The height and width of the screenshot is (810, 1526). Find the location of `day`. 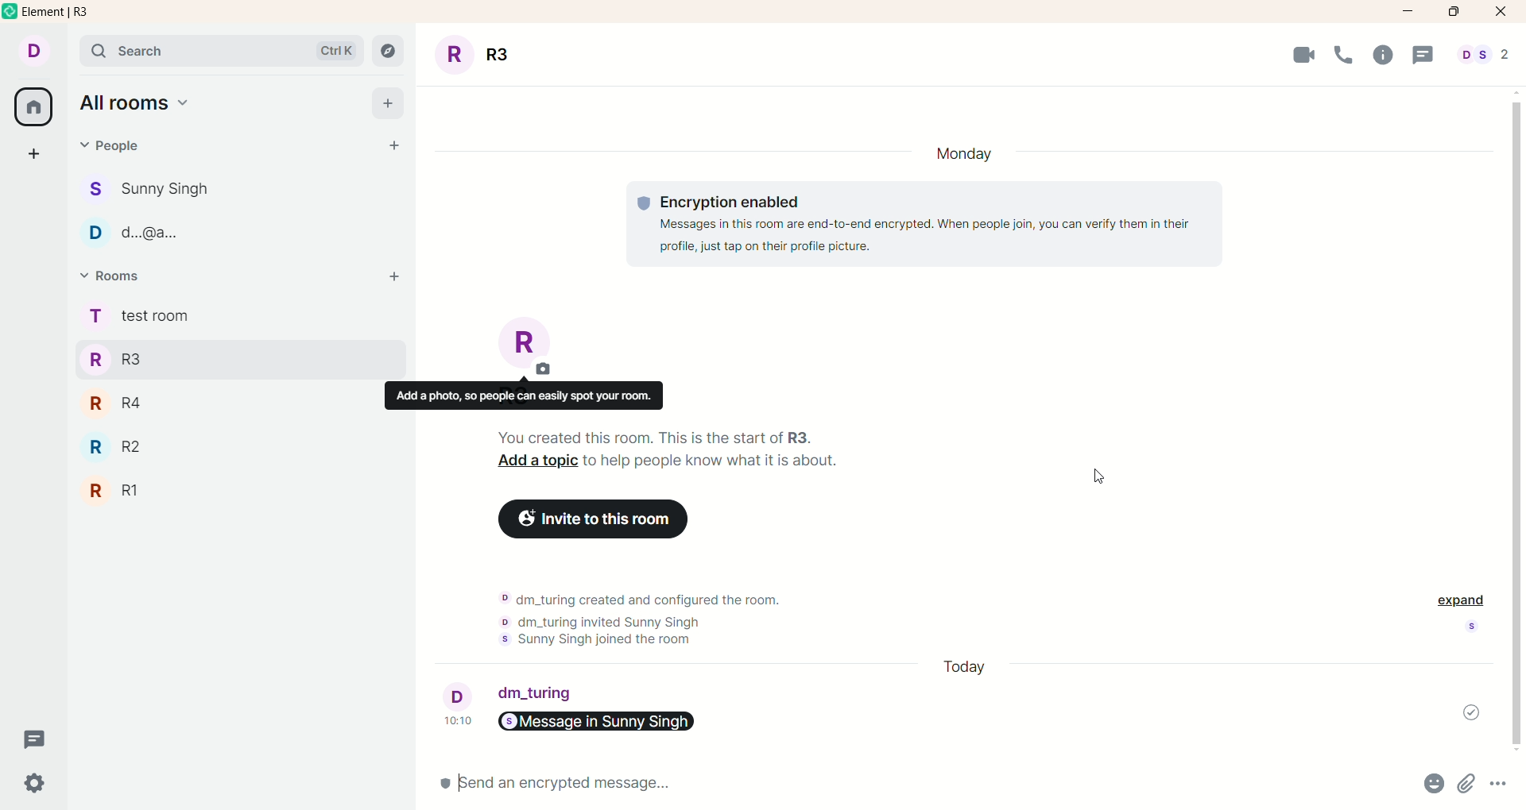

day is located at coordinates (962, 665).